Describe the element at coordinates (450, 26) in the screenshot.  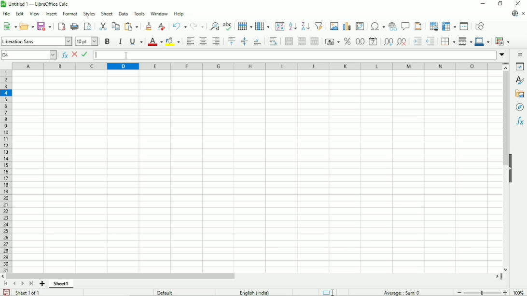
I see `Freeze rows and columns` at that location.